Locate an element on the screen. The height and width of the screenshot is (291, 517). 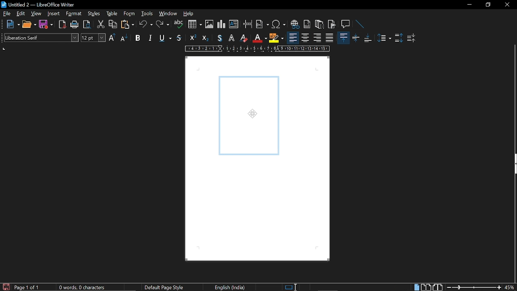
Eraser is located at coordinates (244, 38).